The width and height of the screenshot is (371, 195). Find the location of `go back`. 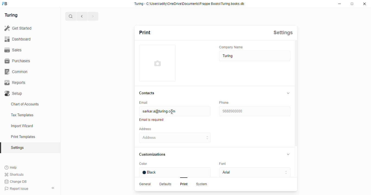

go back is located at coordinates (82, 16).